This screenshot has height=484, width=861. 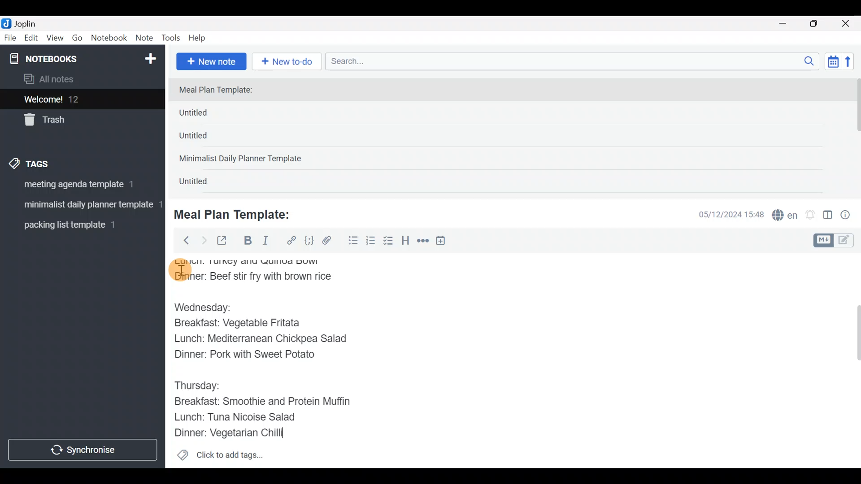 What do you see at coordinates (205, 138) in the screenshot?
I see `Untitled` at bounding box center [205, 138].